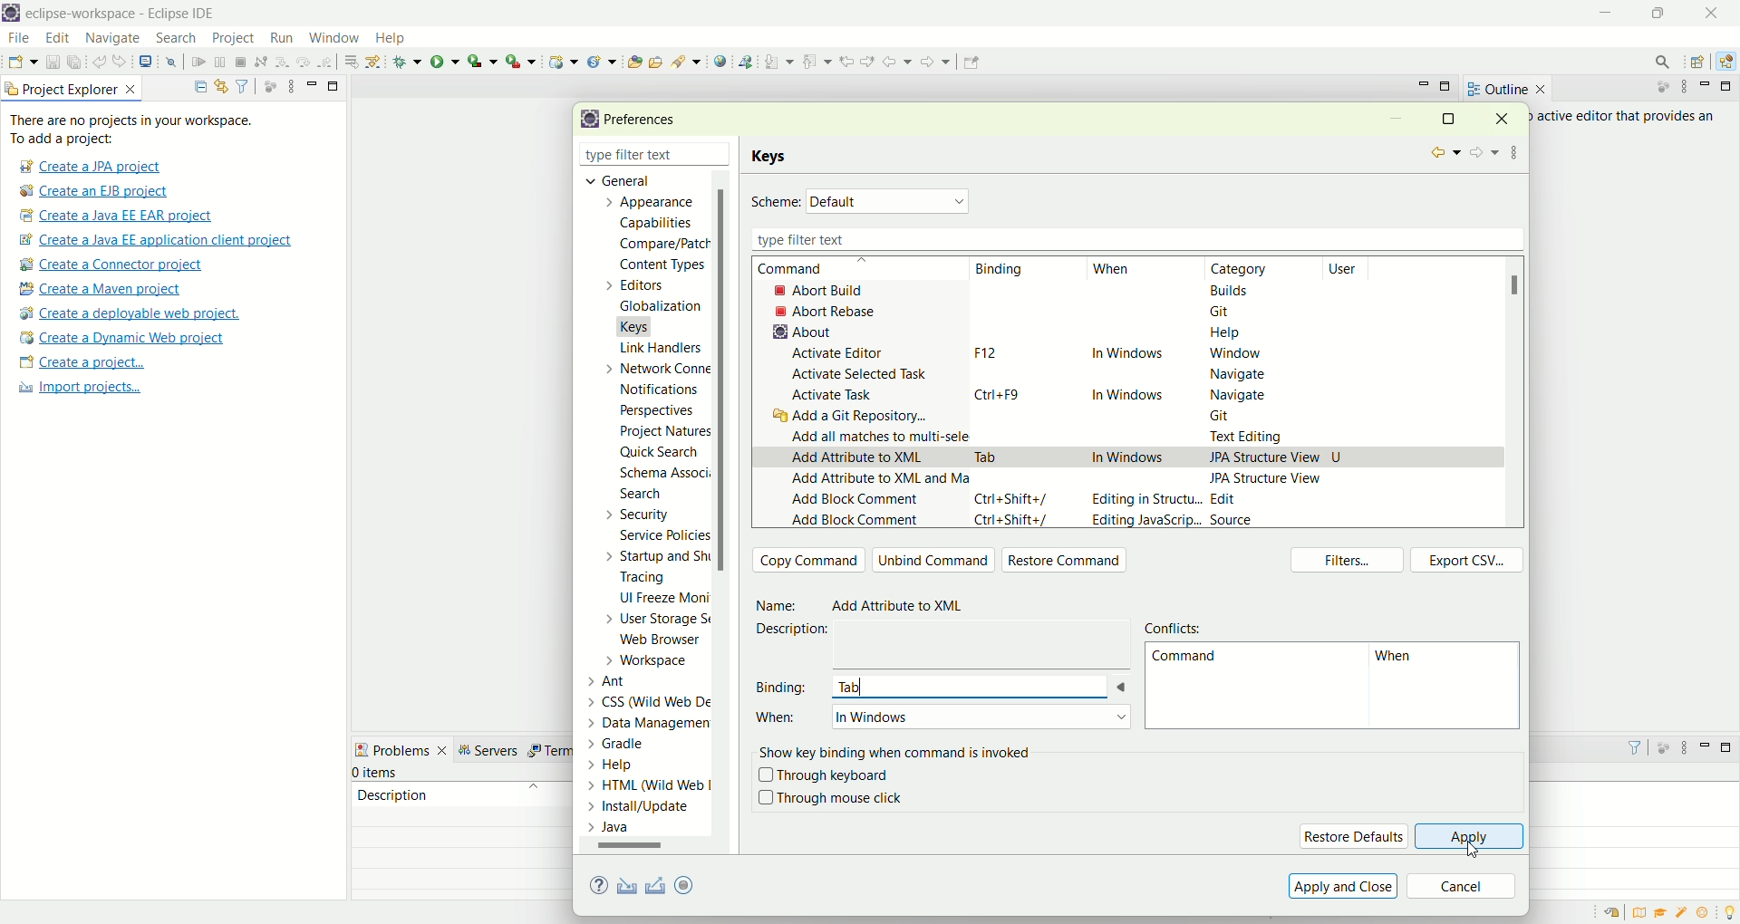 This screenshot has height=924, width=1740. What do you see at coordinates (659, 224) in the screenshot?
I see `capabilities` at bounding box center [659, 224].